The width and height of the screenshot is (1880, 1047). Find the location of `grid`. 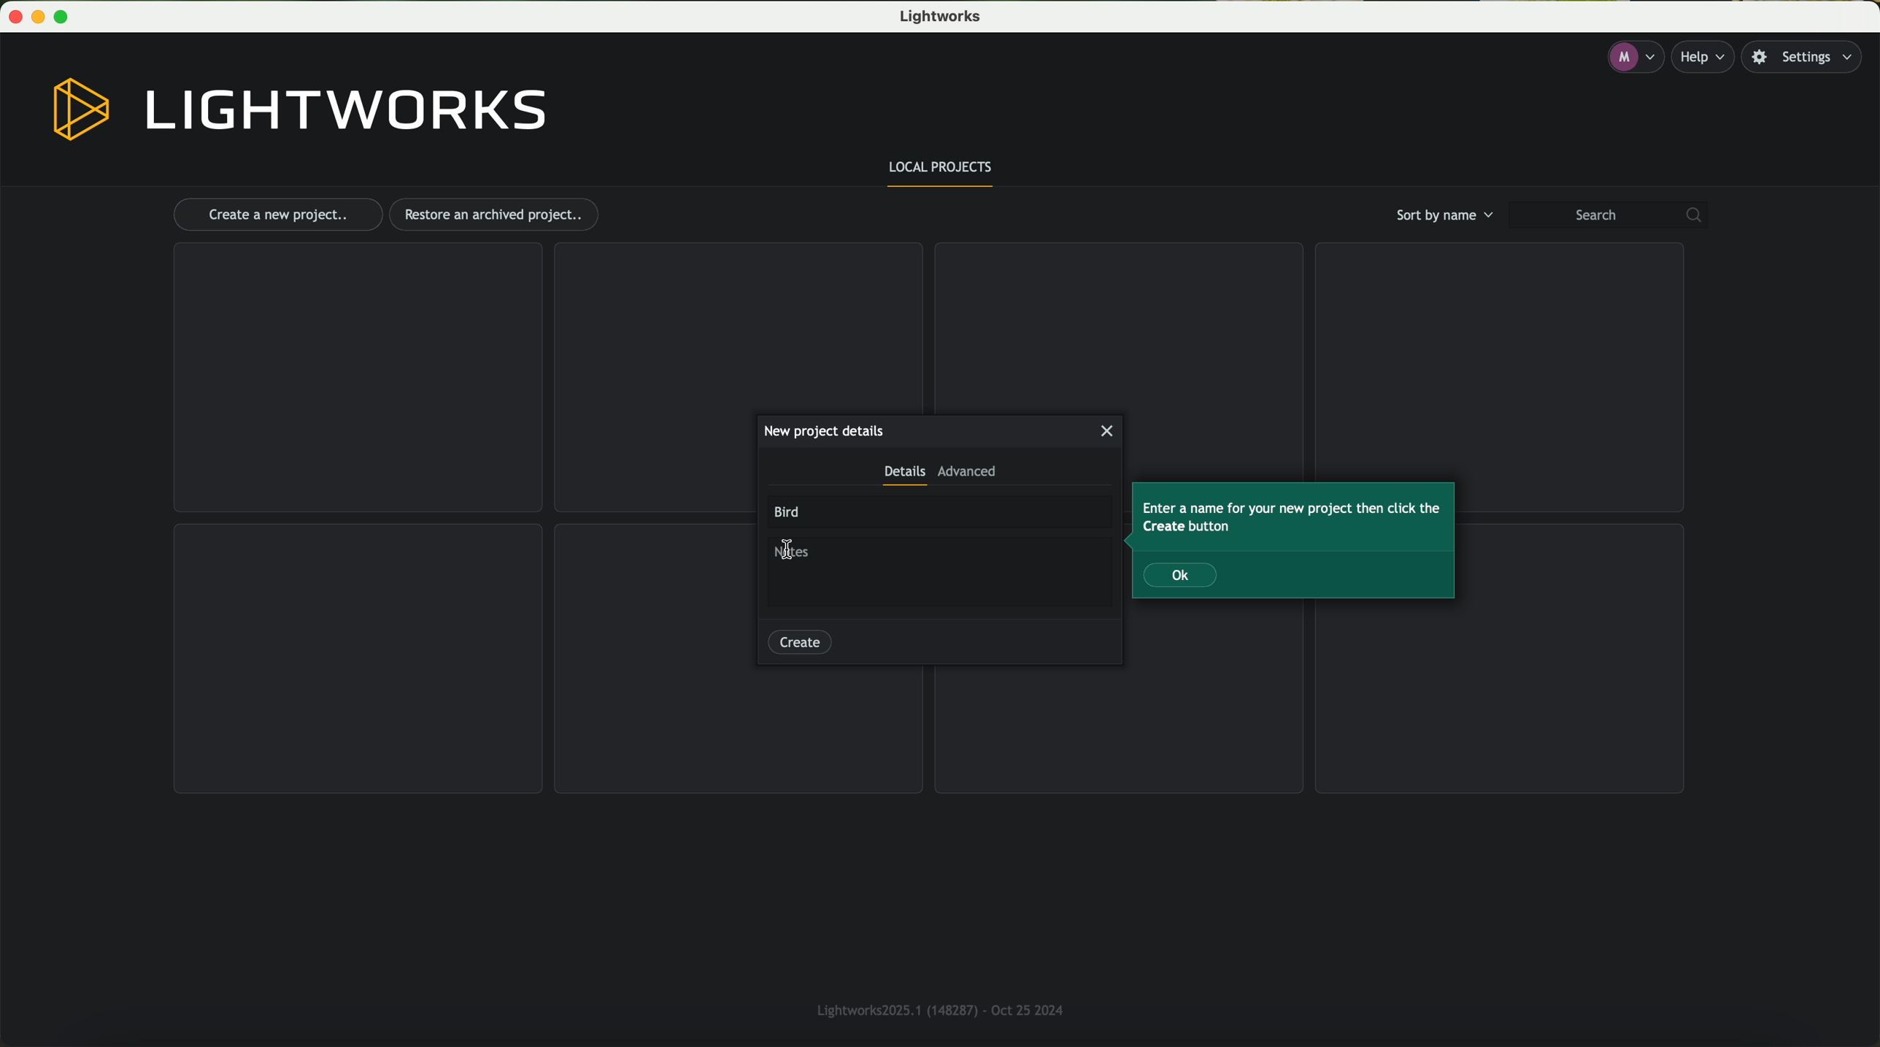

grid is located at coordinates (1122, 727).